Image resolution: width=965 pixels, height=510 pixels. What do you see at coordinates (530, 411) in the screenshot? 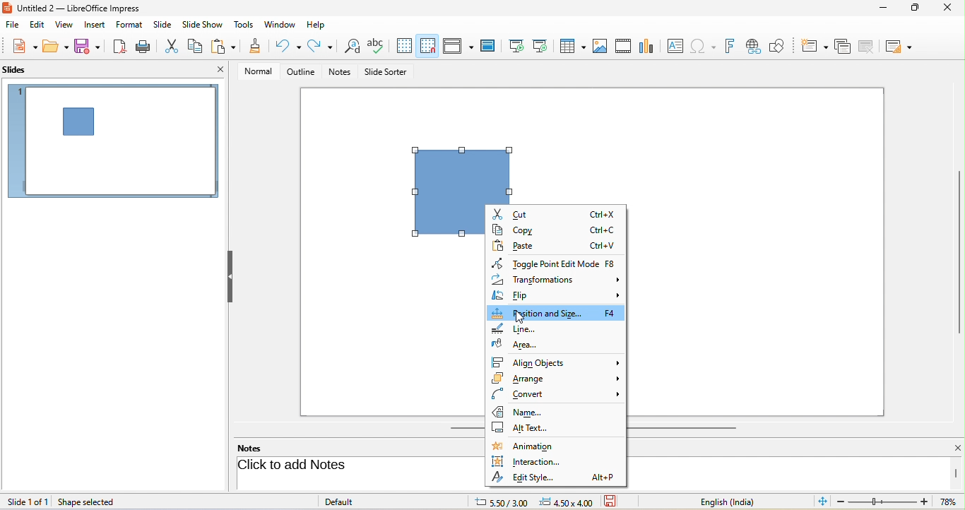
I see `name` at bounding box center [530, 411].